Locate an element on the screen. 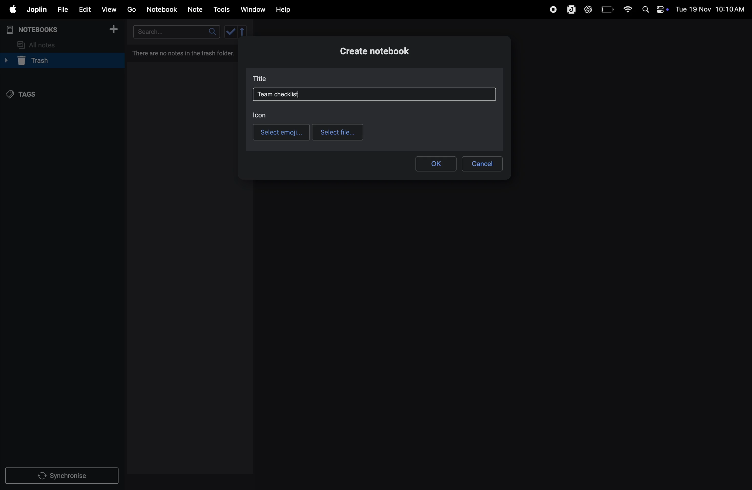 The image size is (752, 490). wifi is located at coordinates (627, 9).